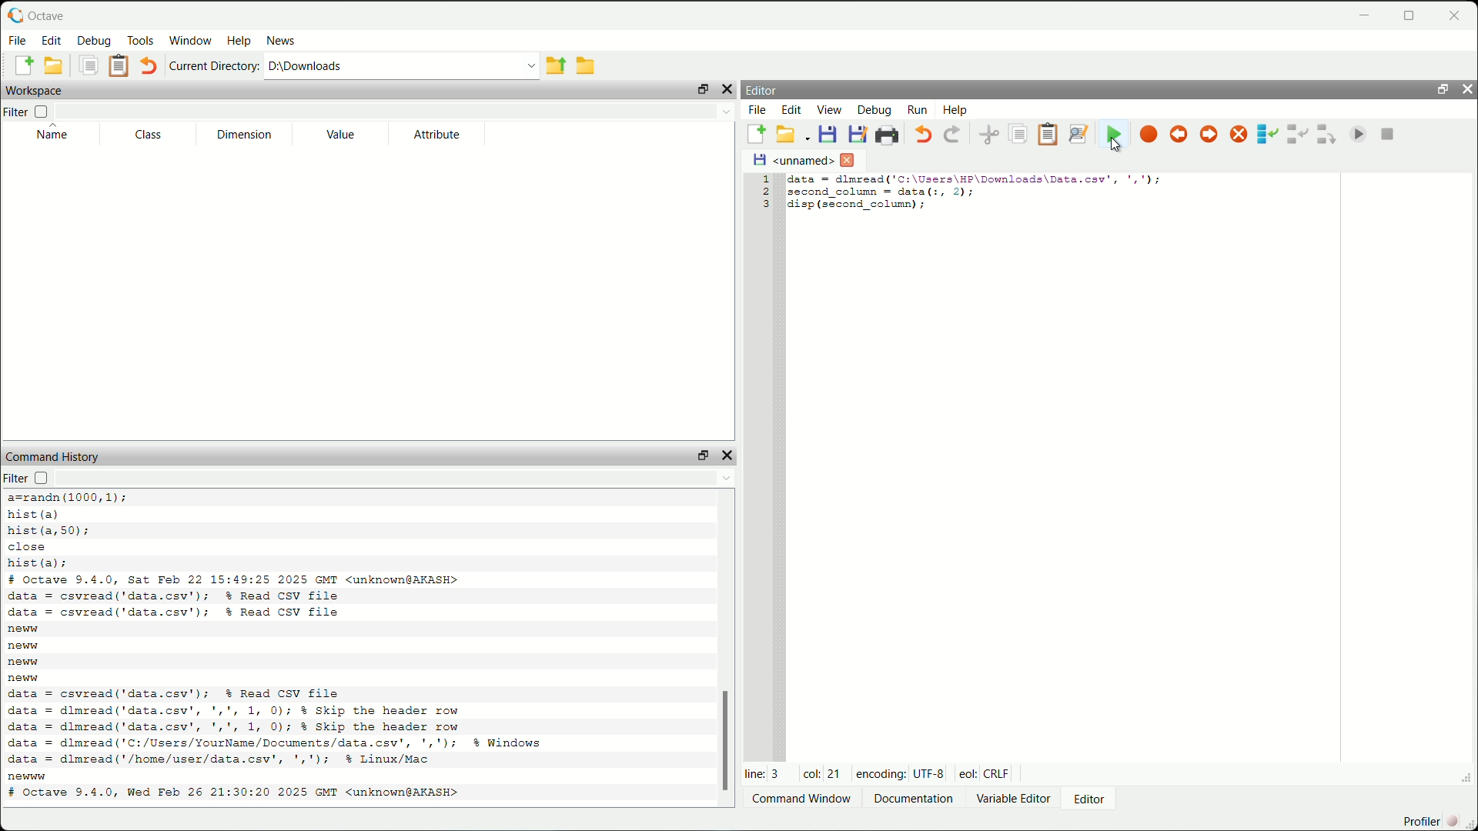 This screenshot has height=831, width=1478. What do you see at coordinates (85, 531) in the screenshot?
I see `code` at bounding box center [85, 531].